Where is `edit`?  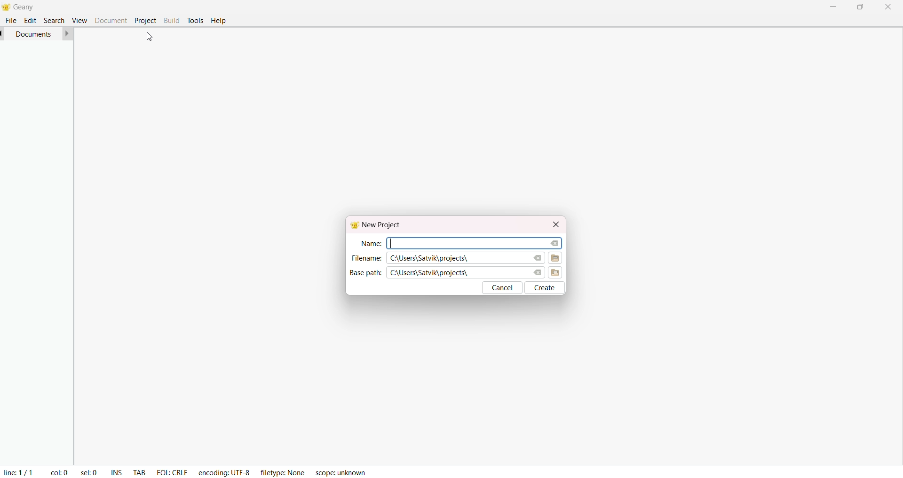
edit is located at coordinates (31, 20).